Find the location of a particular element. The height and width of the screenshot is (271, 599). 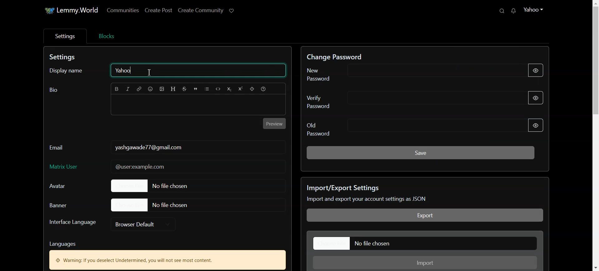

Text is located at coordinates (167, 254).